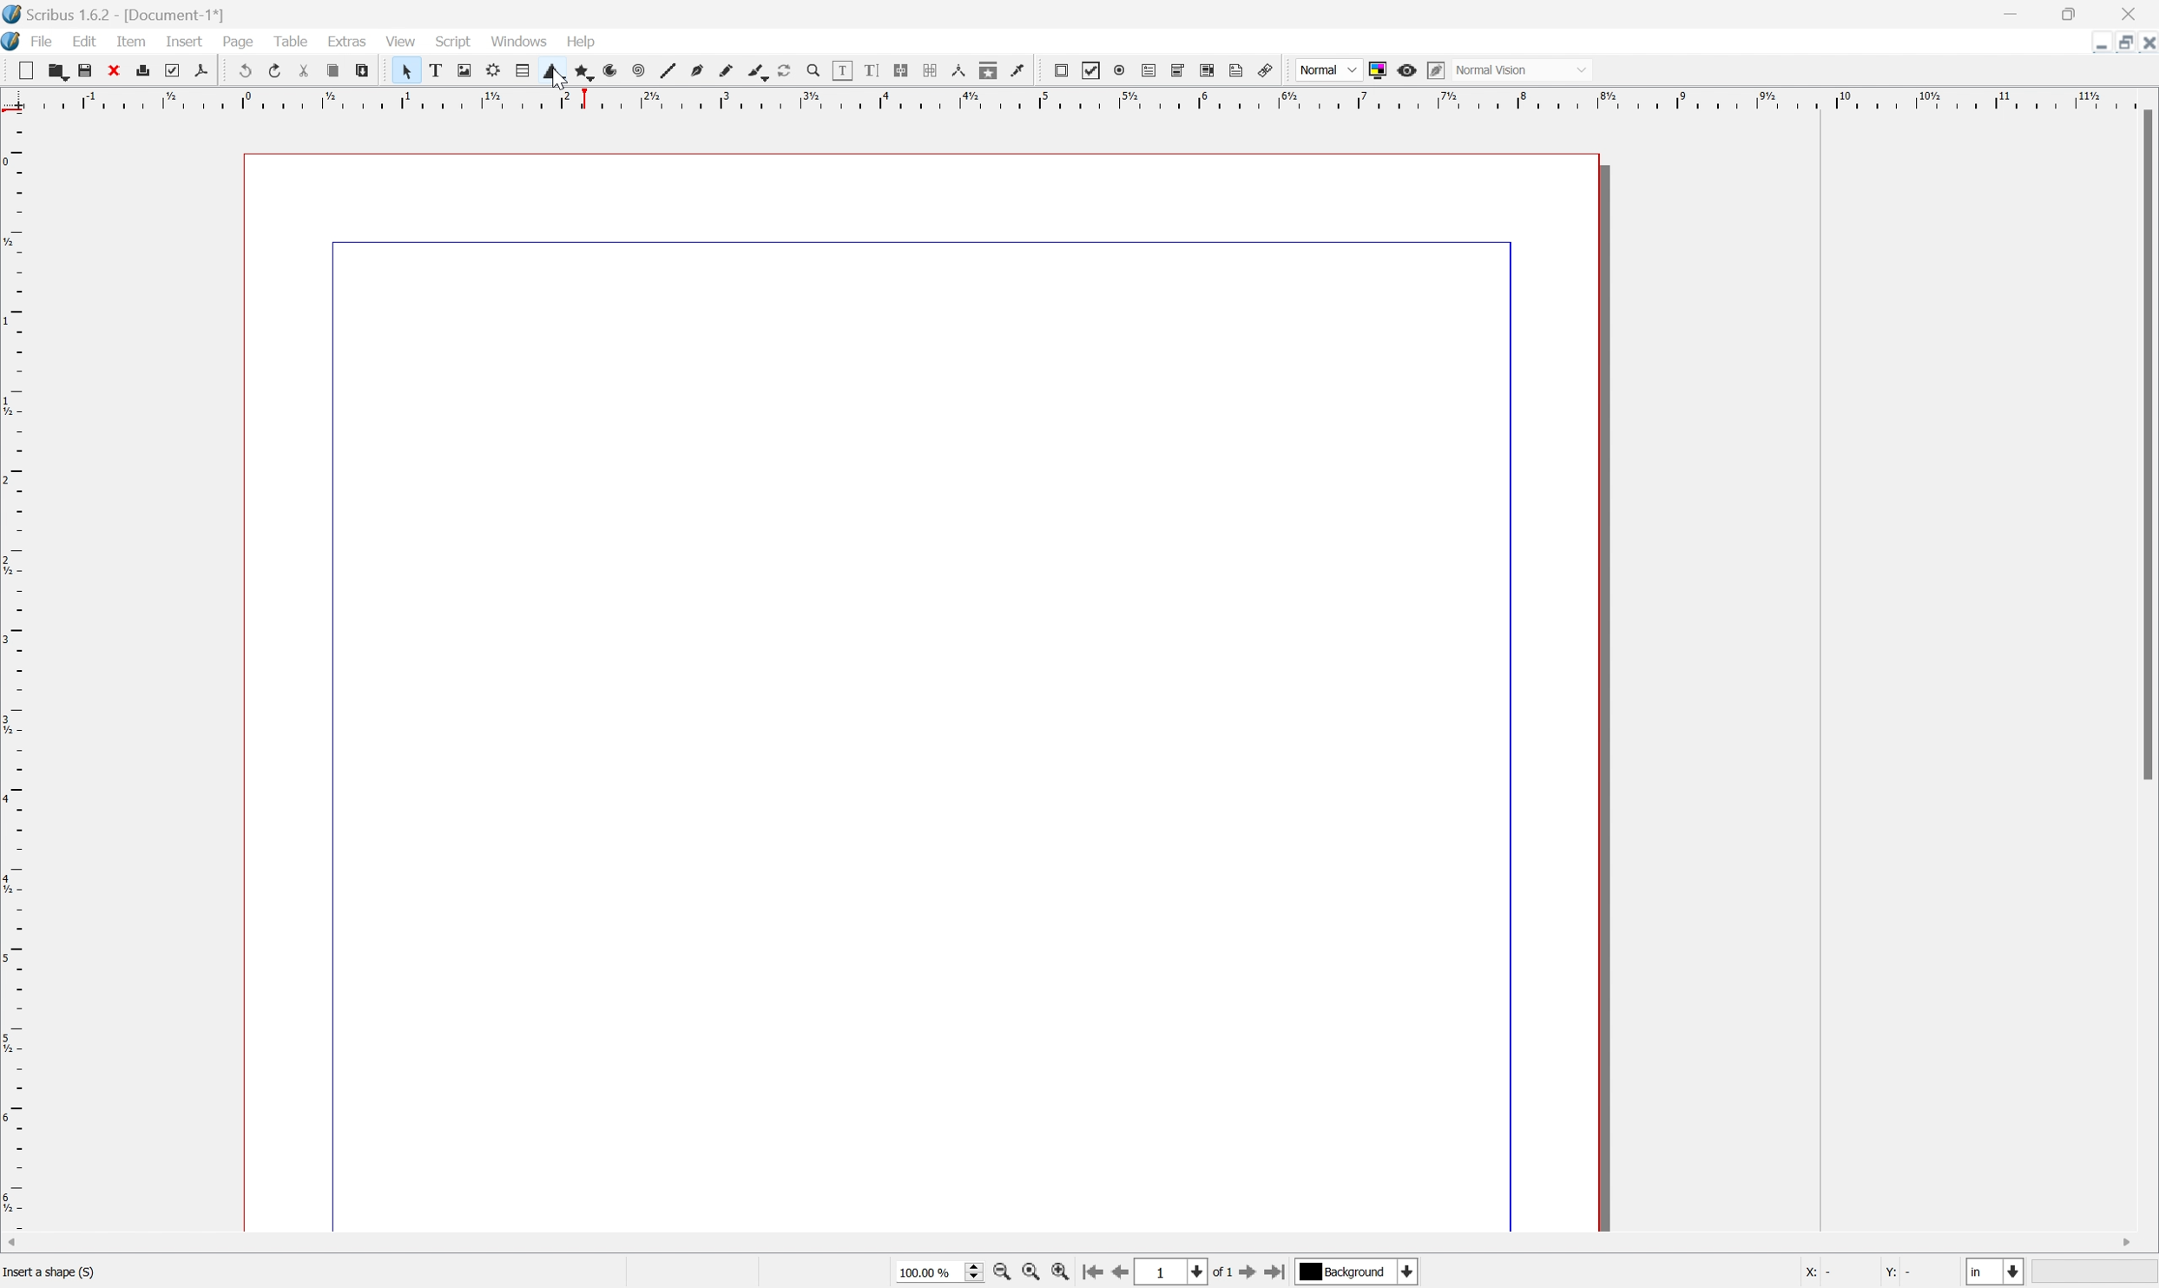  Describe the element at coordinates (929, 1273) in the screenshot. I see `100.00 %` at that location.